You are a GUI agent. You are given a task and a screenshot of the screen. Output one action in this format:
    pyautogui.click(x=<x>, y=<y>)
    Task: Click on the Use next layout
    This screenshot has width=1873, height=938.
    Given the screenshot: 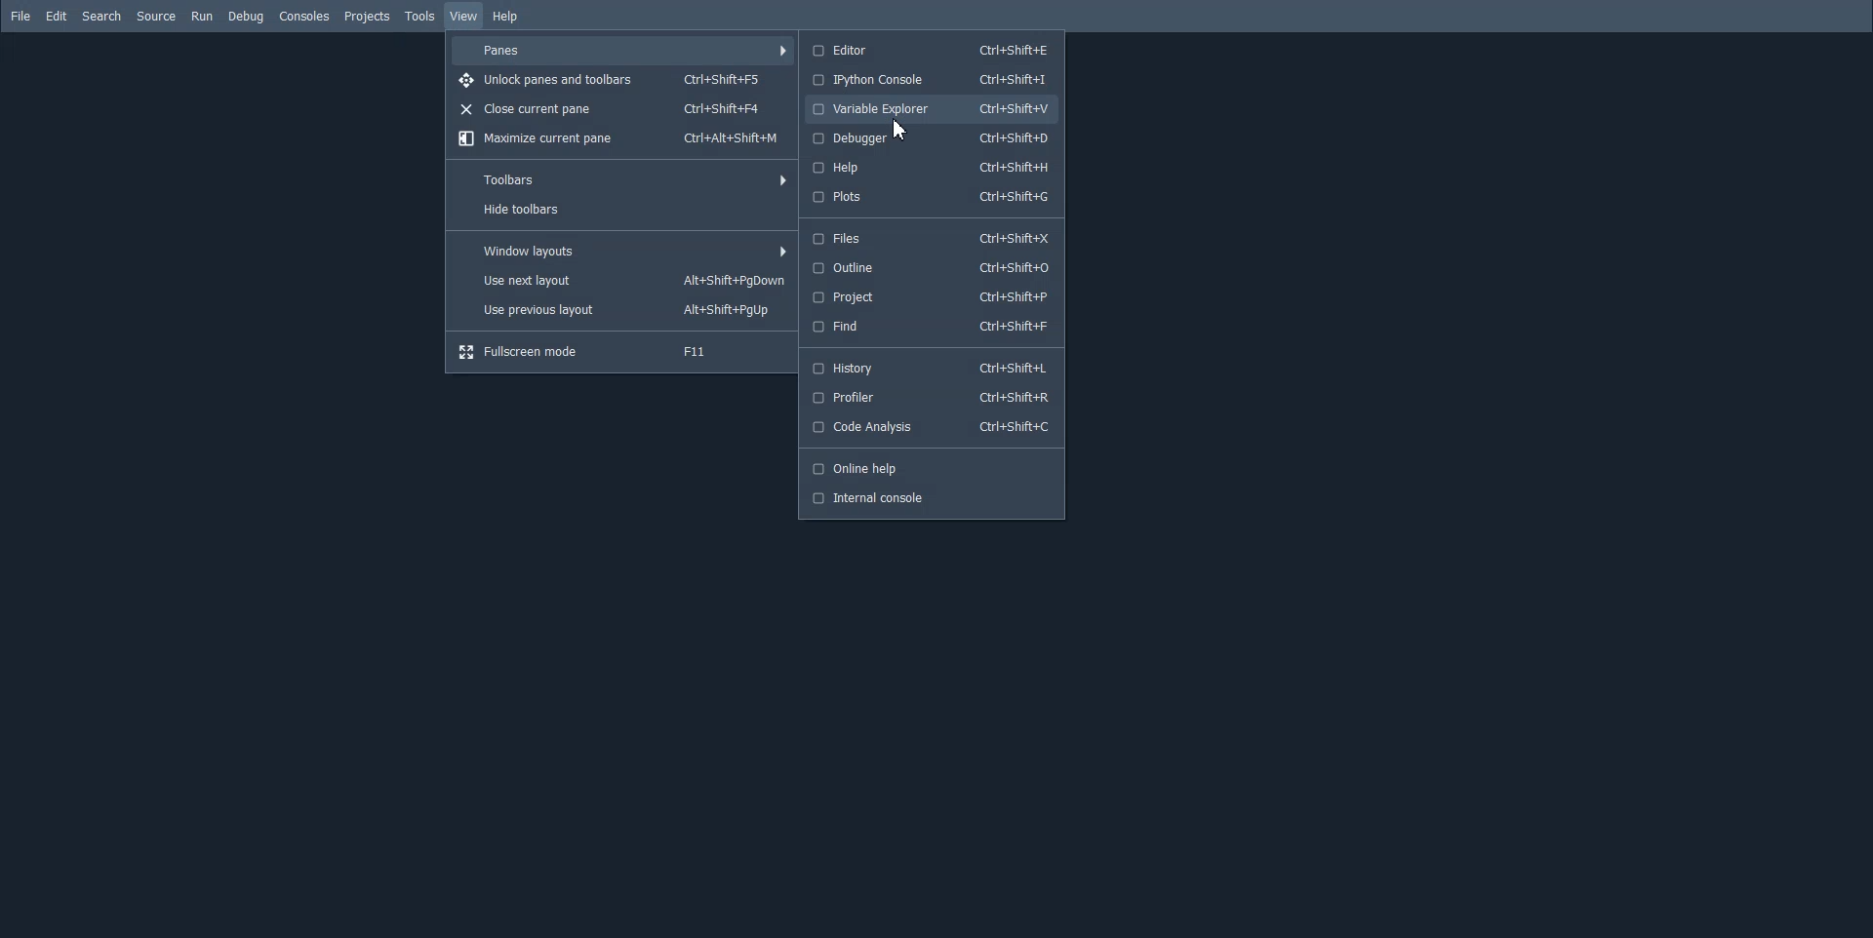 What is the action you would take?
    pyautogui.click(x=623, y=280)
    